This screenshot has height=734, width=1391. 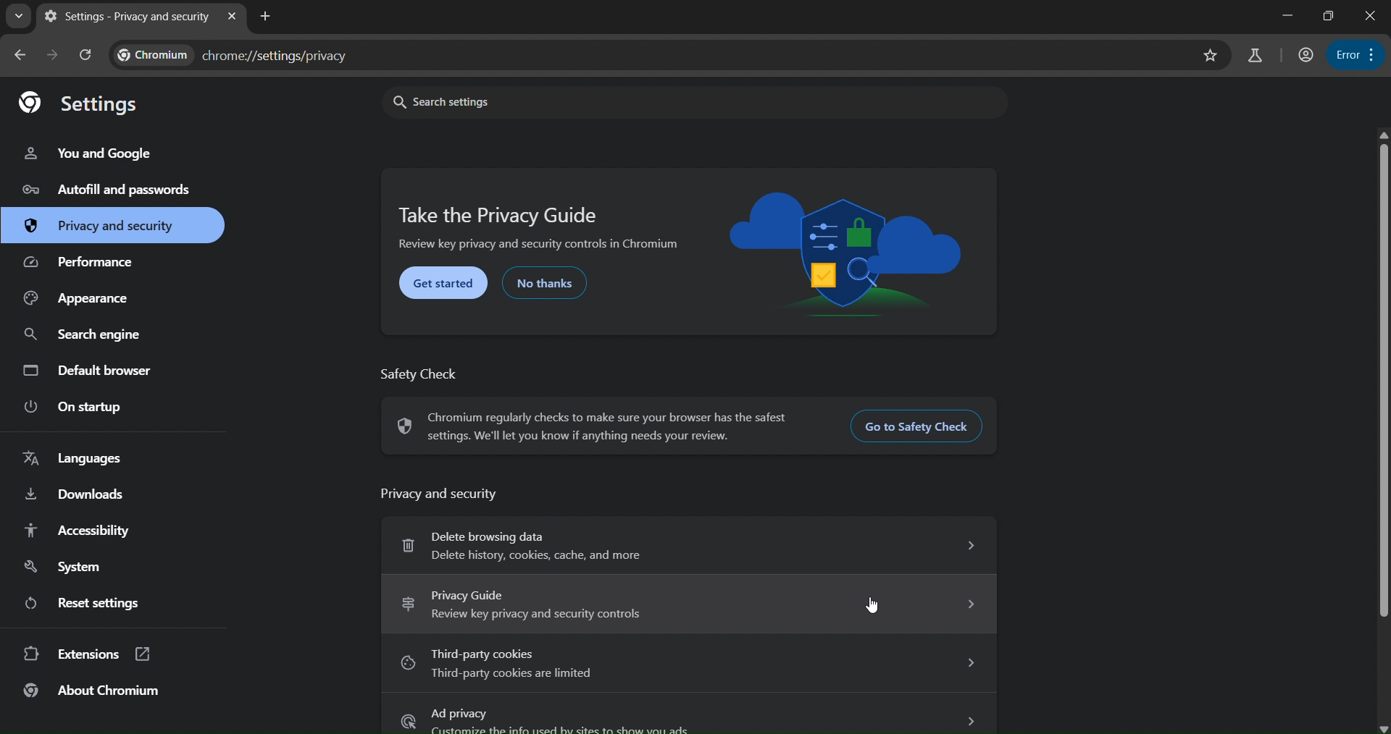 I want to click on get started, so click(x=444, y=284).